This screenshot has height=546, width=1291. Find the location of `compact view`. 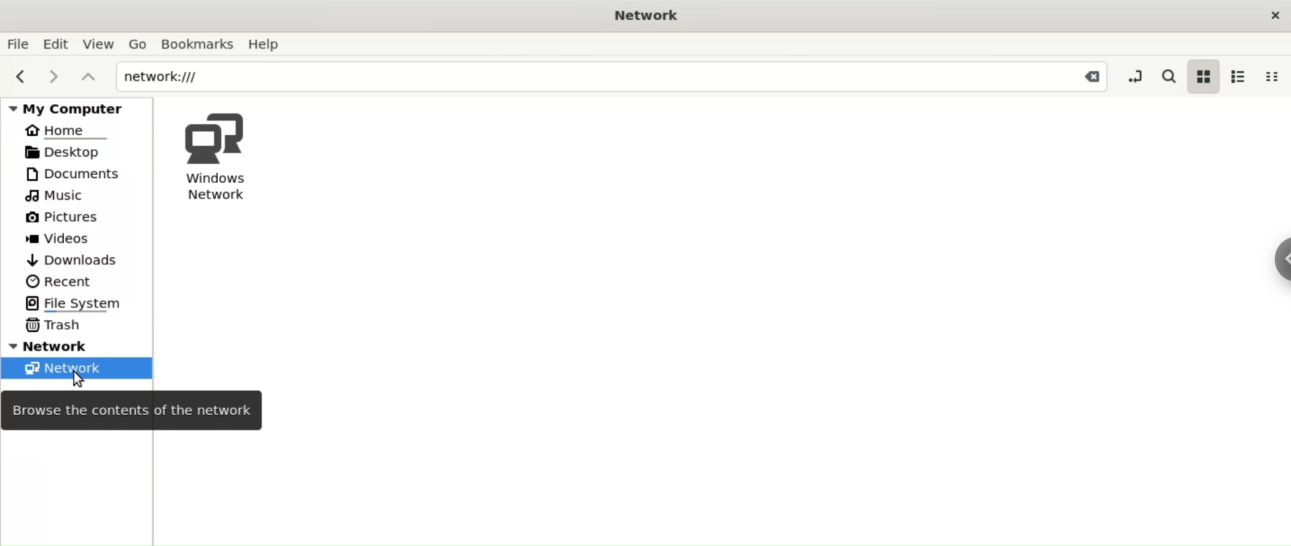

compact view is located at coordinates (1278, 77).